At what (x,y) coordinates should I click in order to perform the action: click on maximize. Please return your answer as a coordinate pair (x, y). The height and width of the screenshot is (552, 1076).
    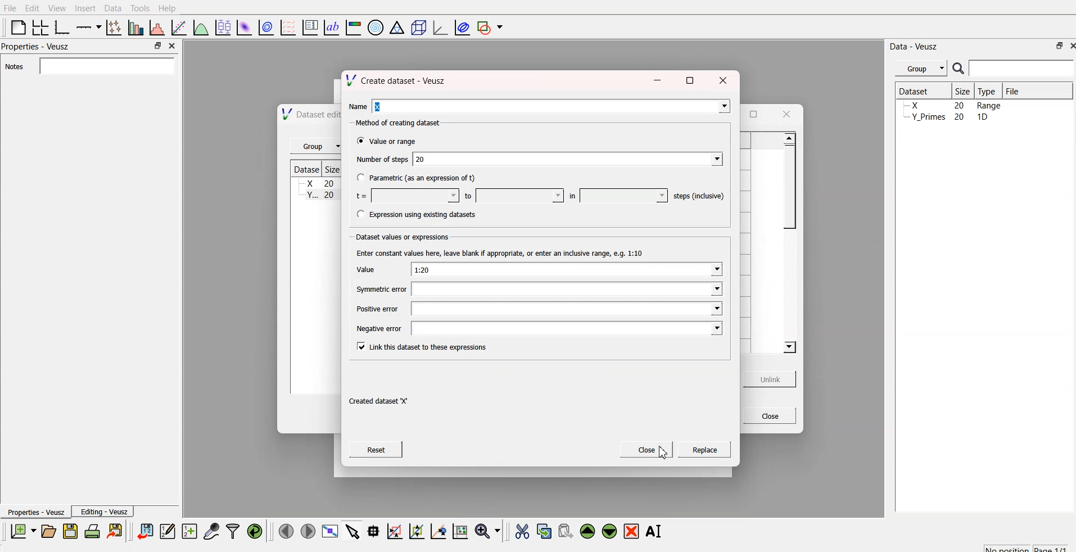
    Looking at the image, I should click on (1055, 46).